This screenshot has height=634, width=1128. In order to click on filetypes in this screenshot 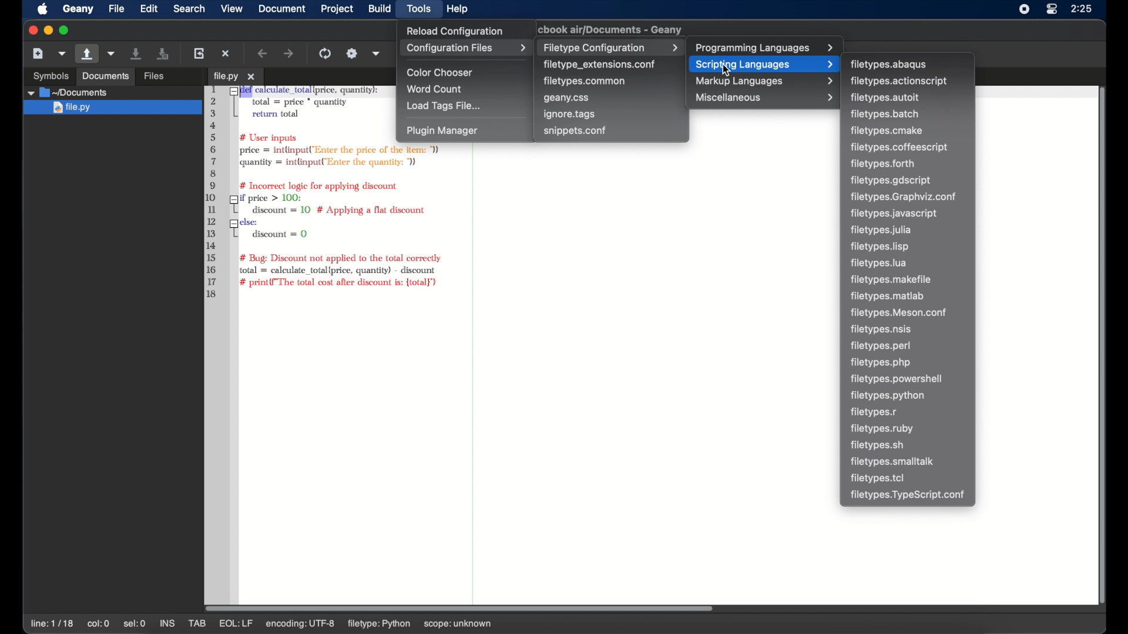, I will do `click(909, 495)`.